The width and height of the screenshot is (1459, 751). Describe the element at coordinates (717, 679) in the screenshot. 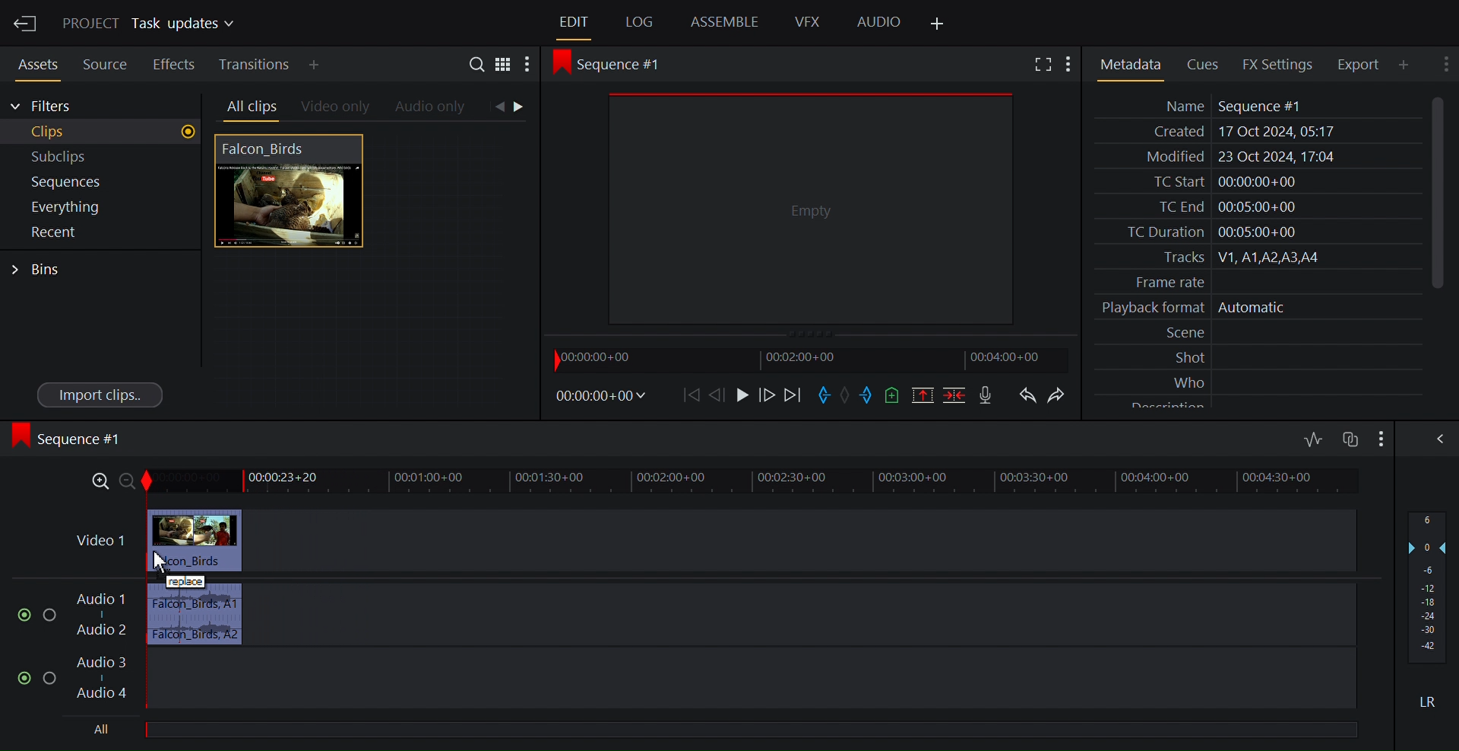

I see `Audio track 3, Audio track 4` at that location.